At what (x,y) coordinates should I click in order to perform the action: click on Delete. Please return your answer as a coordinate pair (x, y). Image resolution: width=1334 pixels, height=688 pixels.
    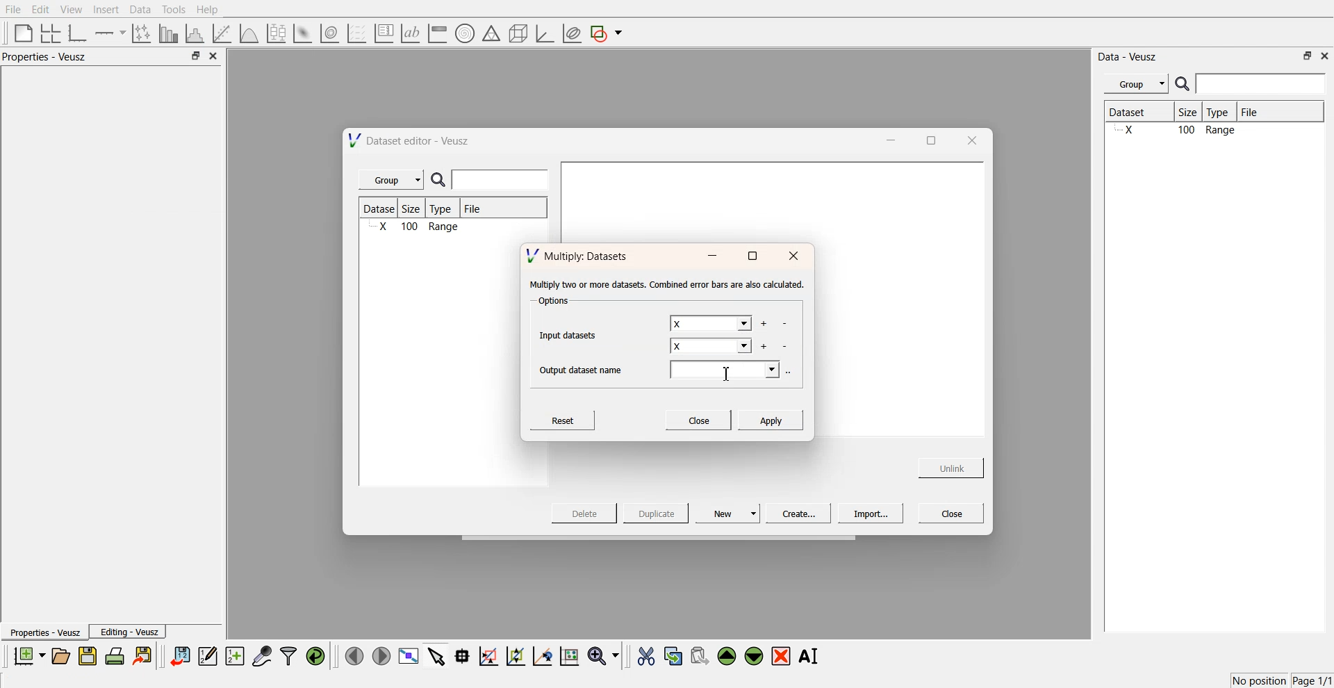
    Looking at the image, I should click on (586, 512).